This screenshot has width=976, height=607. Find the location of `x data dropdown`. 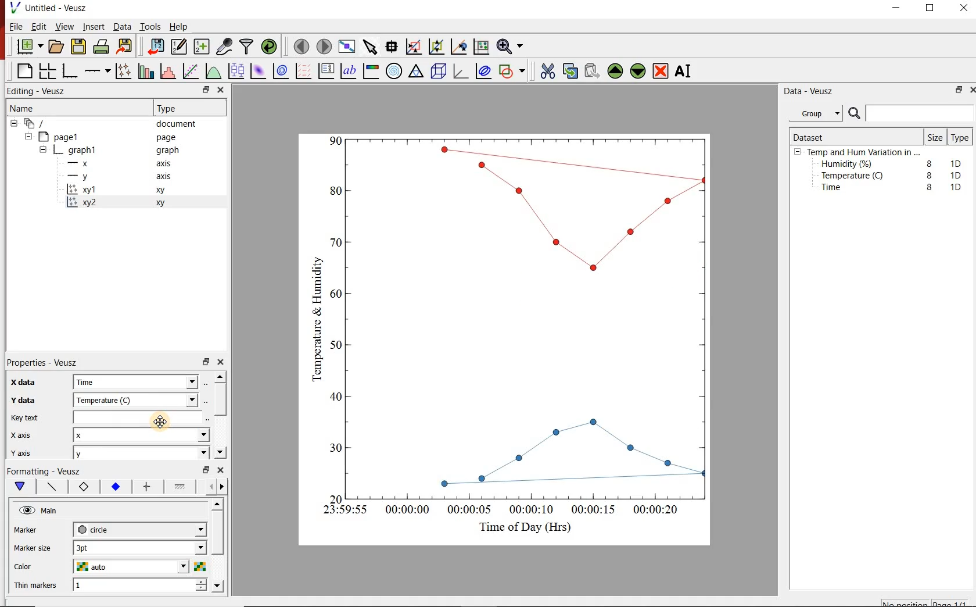

x data dropdown is located at coordinates (175, 381).